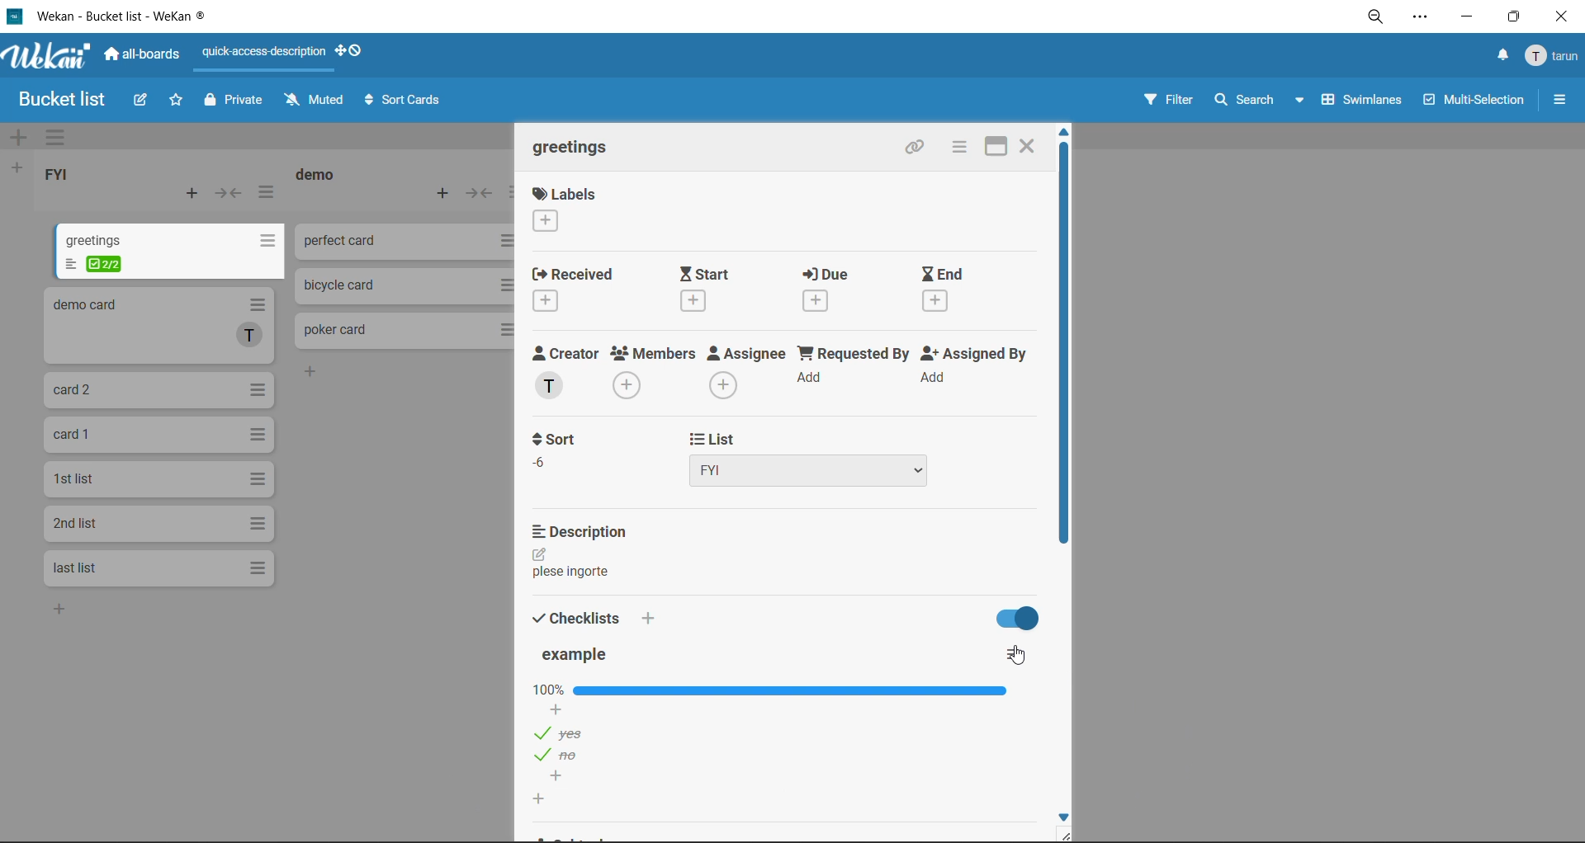 The height and width of the screenshot is (843, 1585). What do you see at coordinates (1016, 657) in the screenshot?
I see `cursor` at bounding box center [1016, 657].